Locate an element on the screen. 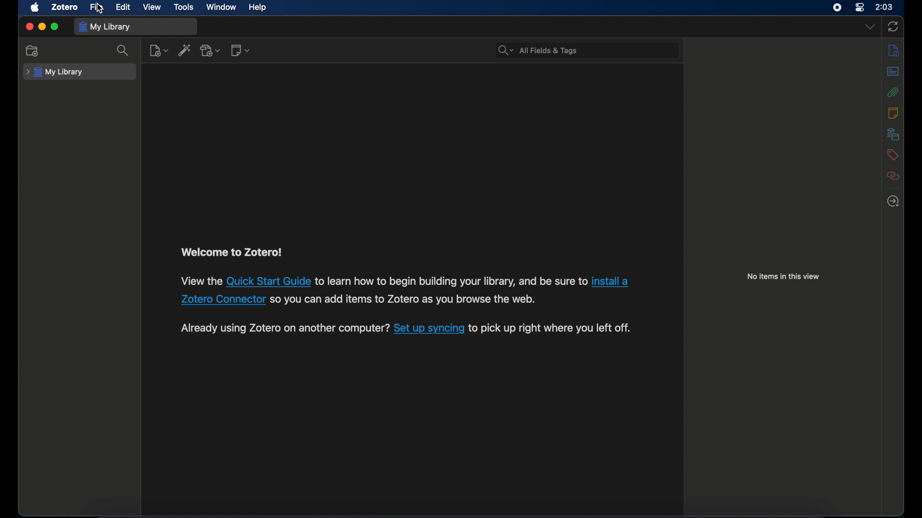  text is located at coordinates (232, 254).